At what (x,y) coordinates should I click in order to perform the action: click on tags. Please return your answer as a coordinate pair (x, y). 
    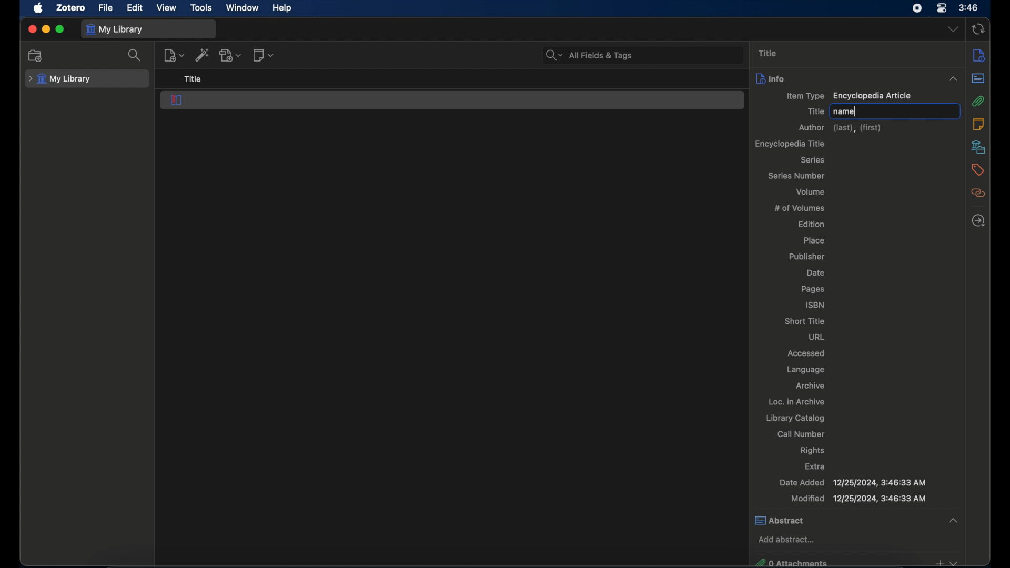
    Looking at the image, I should click on (978, 170).